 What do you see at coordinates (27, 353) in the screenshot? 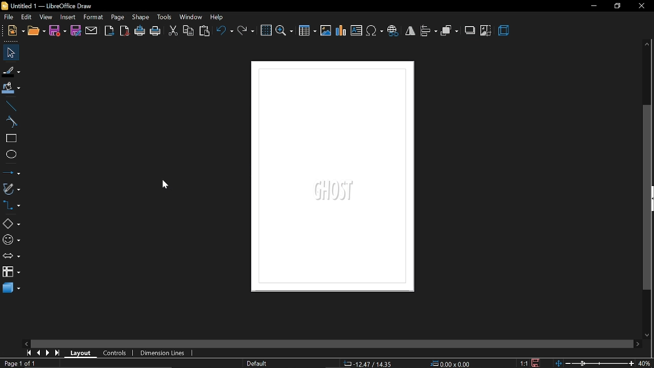
I see `go to first page` at bounding box center [27, 353].